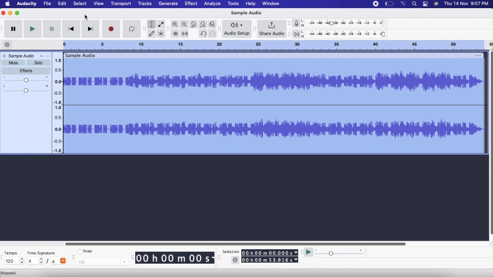 The height and width of the screenshot is (277, 493). I want to click on Skip to end, so click(91, 30).